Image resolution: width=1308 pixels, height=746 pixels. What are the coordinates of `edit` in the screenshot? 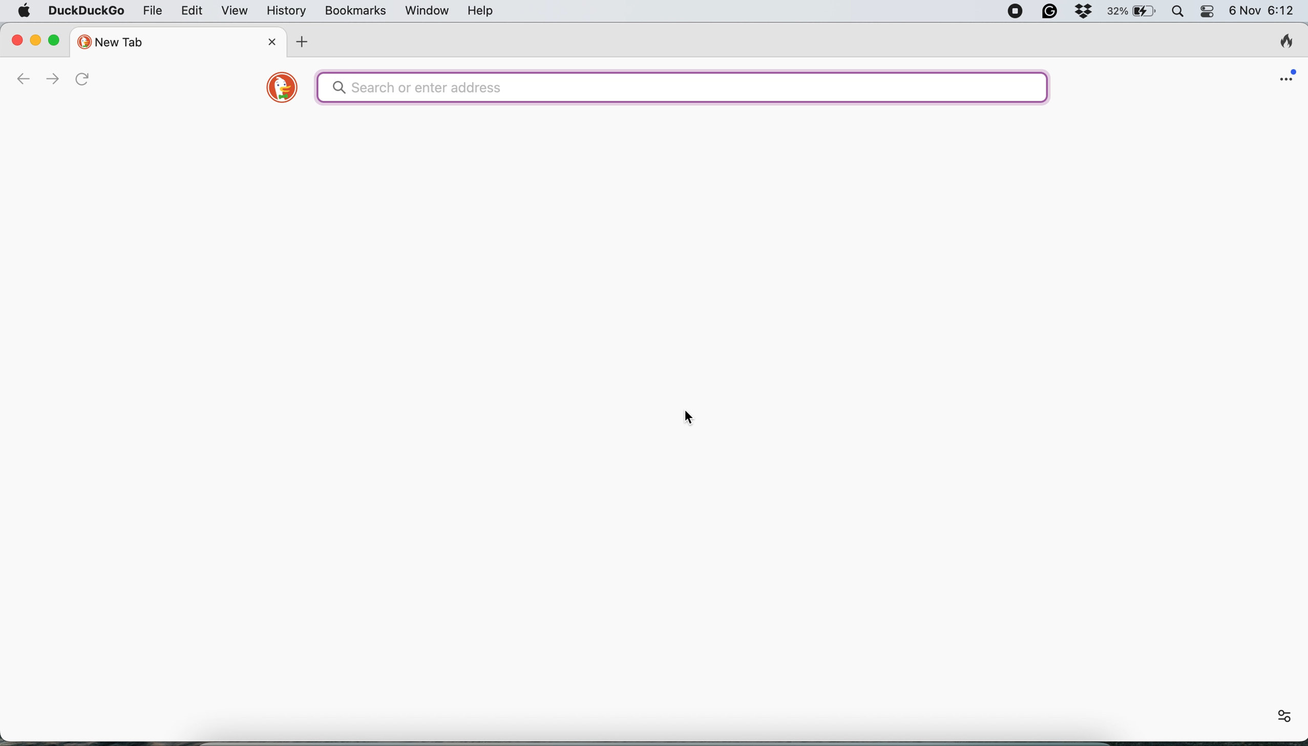 It's located at (193, 10).